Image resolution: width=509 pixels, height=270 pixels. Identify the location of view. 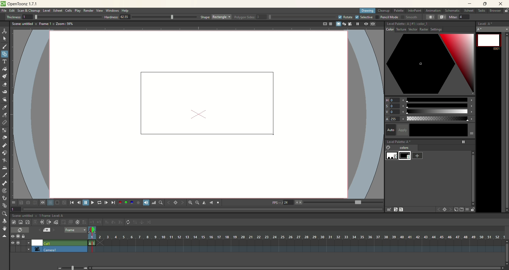
(11, 243).